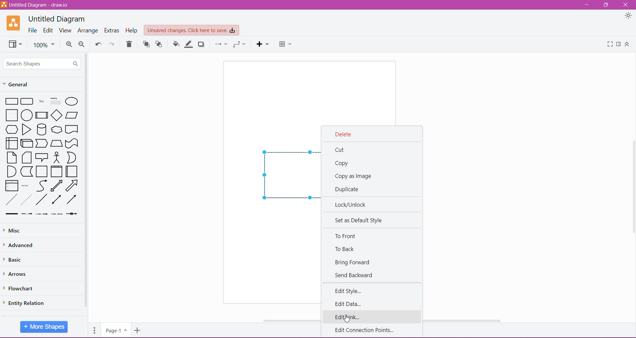  Describe the element at coordinates (342, 164) in the screenshot. I see `Copy` at that location.